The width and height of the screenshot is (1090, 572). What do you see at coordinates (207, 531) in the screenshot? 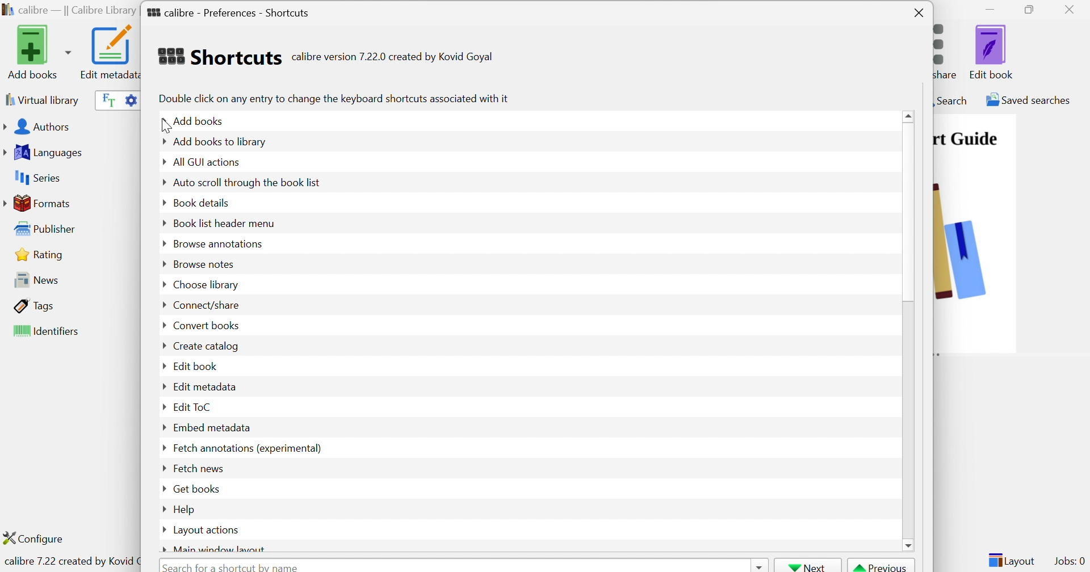
I see `Layout actions` at bounding box center [207, 531].